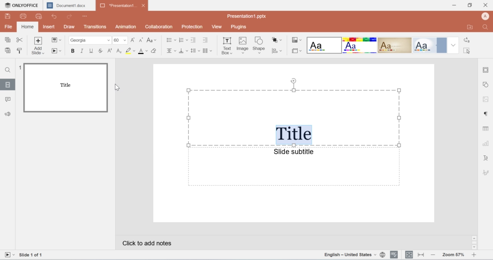  I want to click on plugins, so click(238, 27).